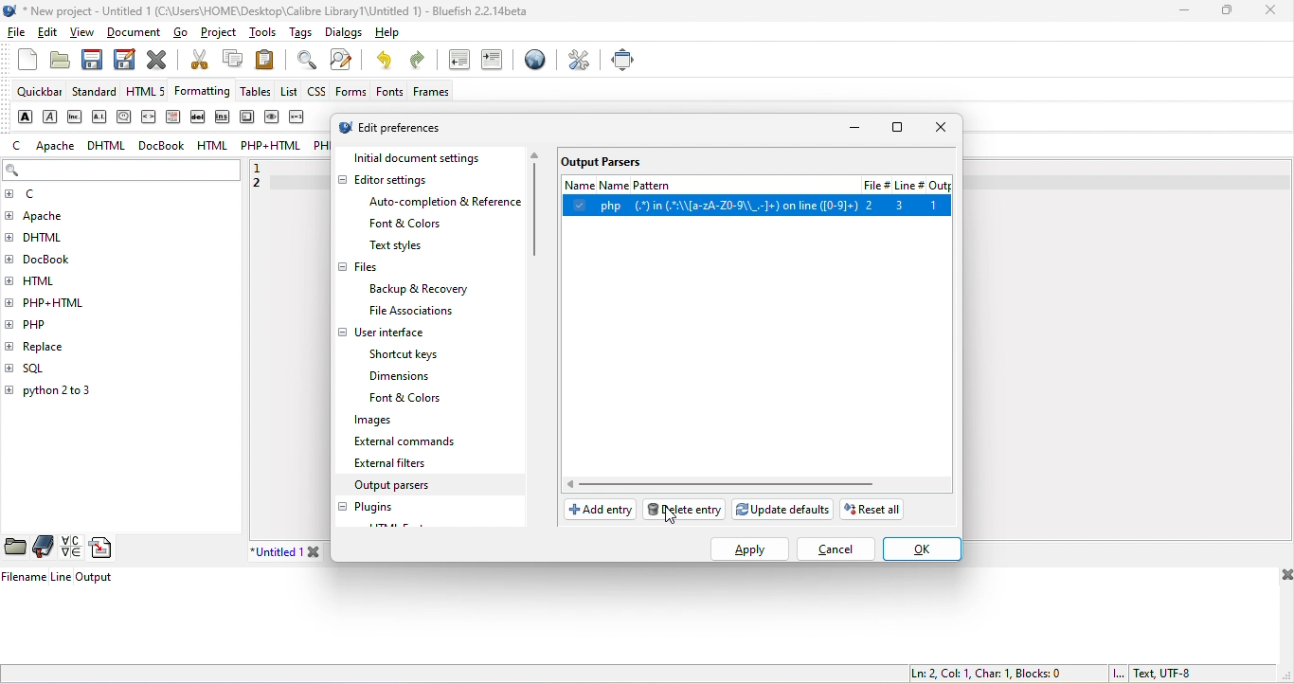 This screenshot has height=684, width=1294. What do you see at coordinates (298, 34) in the screenshot?
I see `tags` at bounding box center [298, 34].